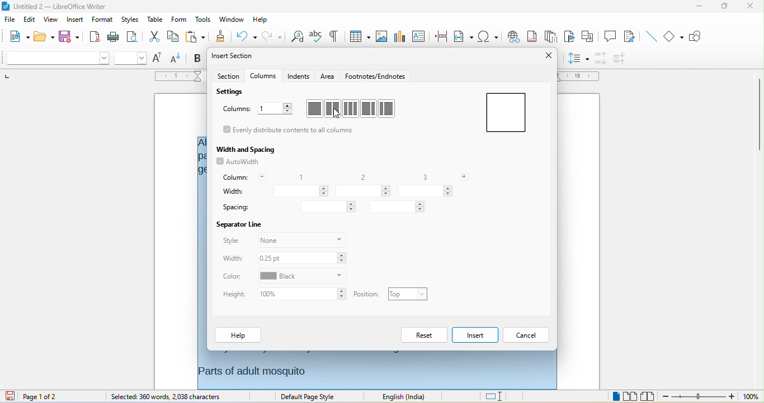 This screenshot has height=403, width=764. I want to click on auto width, so click(239, 163).